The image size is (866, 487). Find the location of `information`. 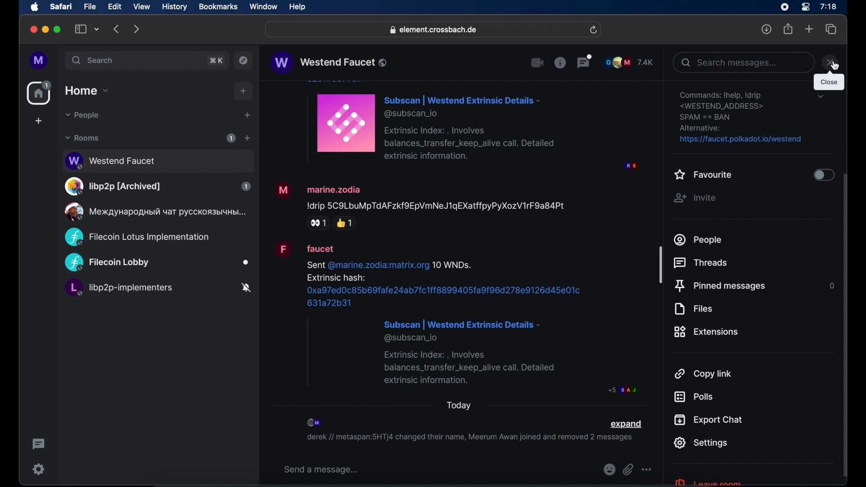

information is located at coordinates (560, 62).